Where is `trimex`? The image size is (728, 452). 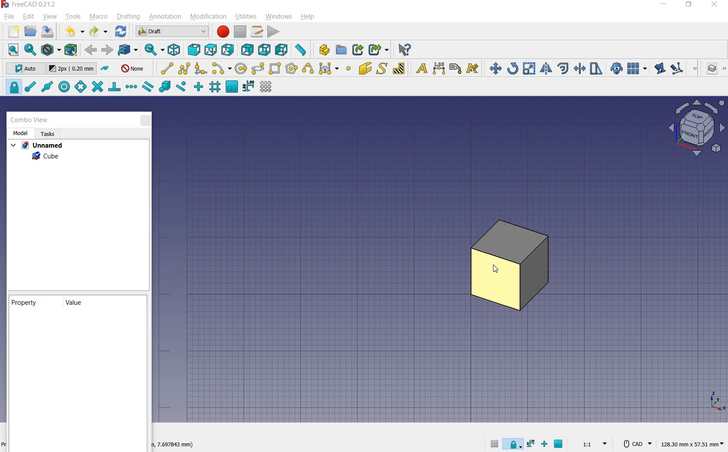 trimex is located at coordinates (579, 68).